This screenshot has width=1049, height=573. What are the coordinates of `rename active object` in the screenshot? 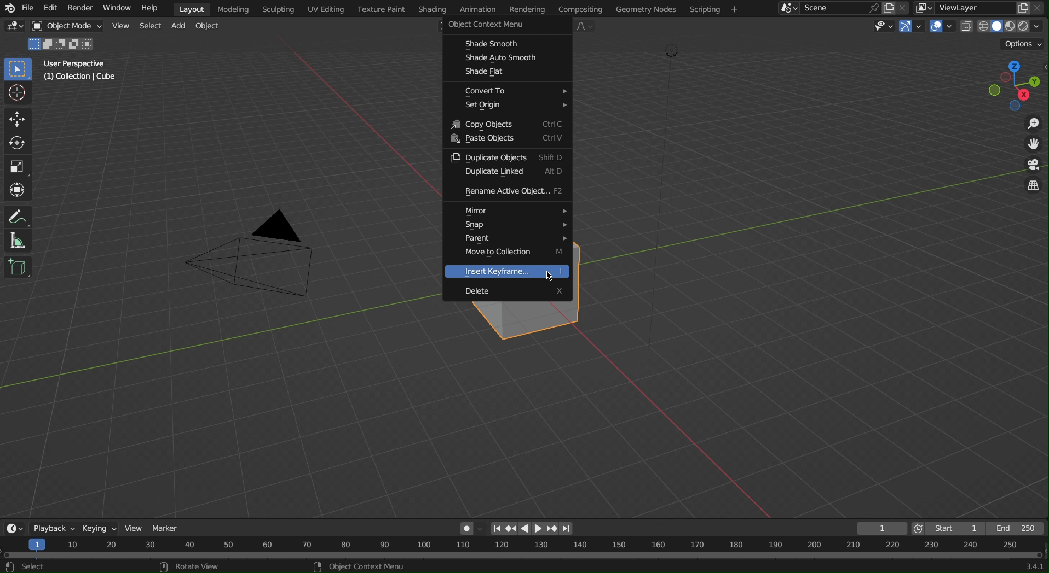 It's located at (510, 192).